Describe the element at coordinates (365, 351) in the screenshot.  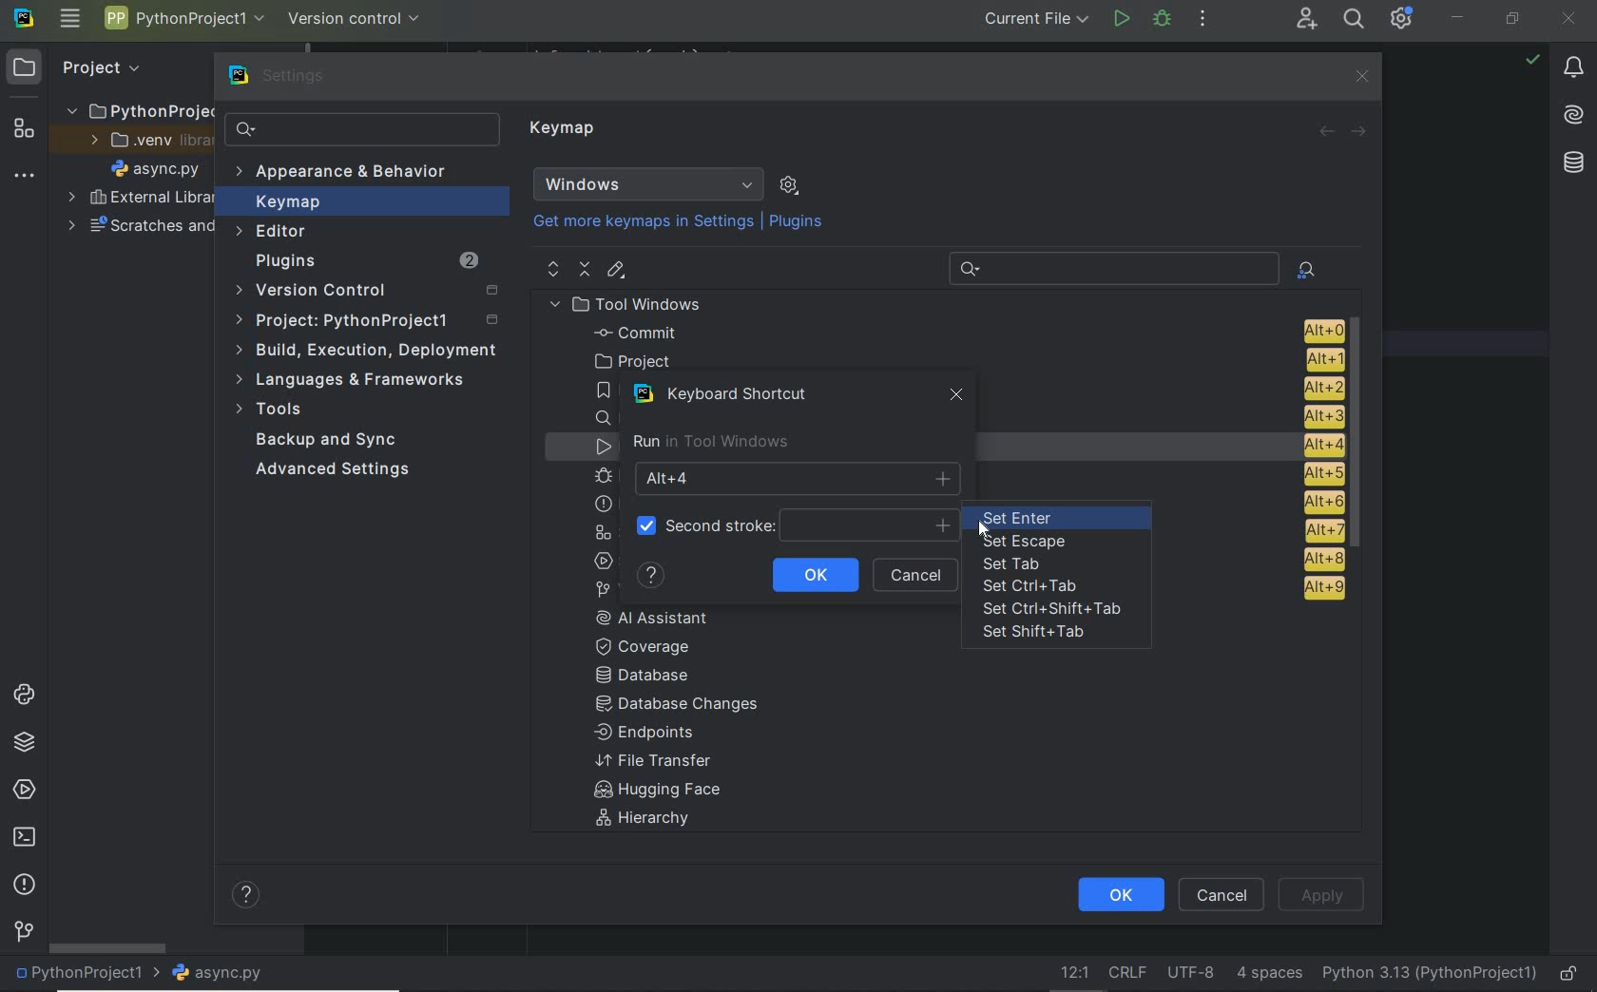
I see `build, execution, deployment` at that location.